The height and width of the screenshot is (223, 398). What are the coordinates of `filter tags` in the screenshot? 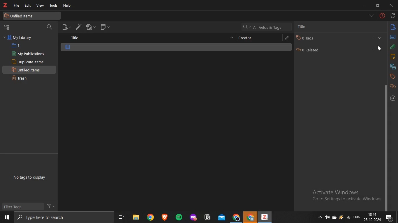 It's located at (29, 206).